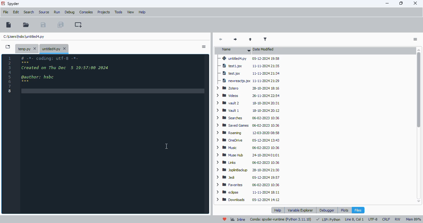 The width and height of the screenshot is (423, 223). I want to click on variable explorer, so click(300, 210).